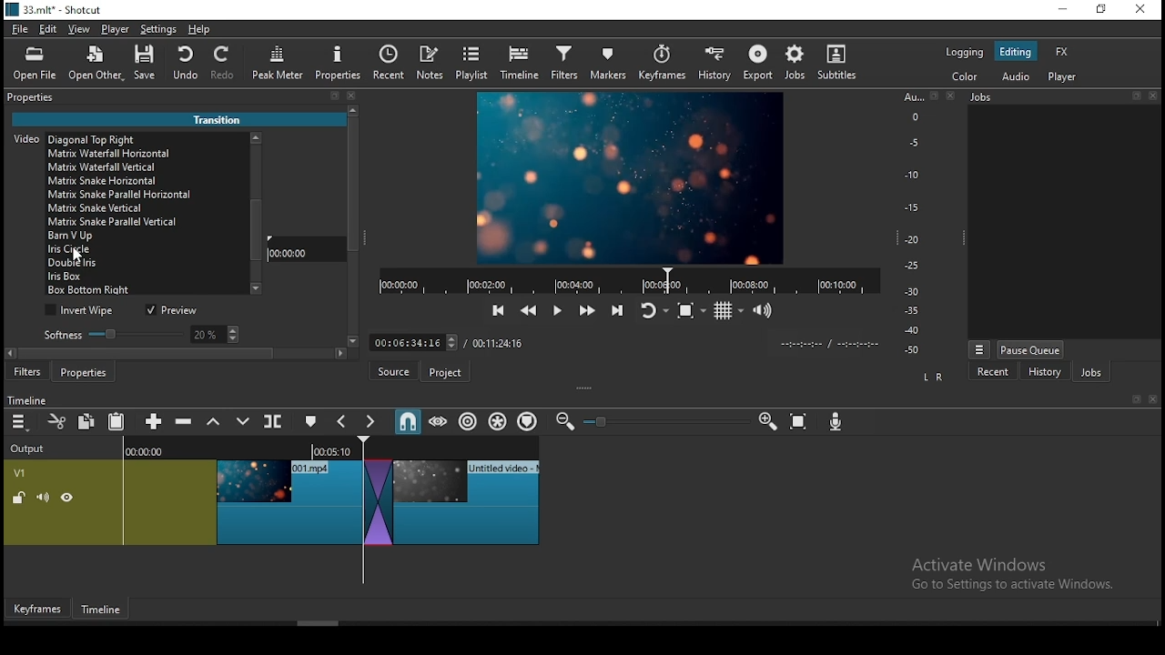 The image size is (1165, 655). I want to click on edit, so click(49, 31).